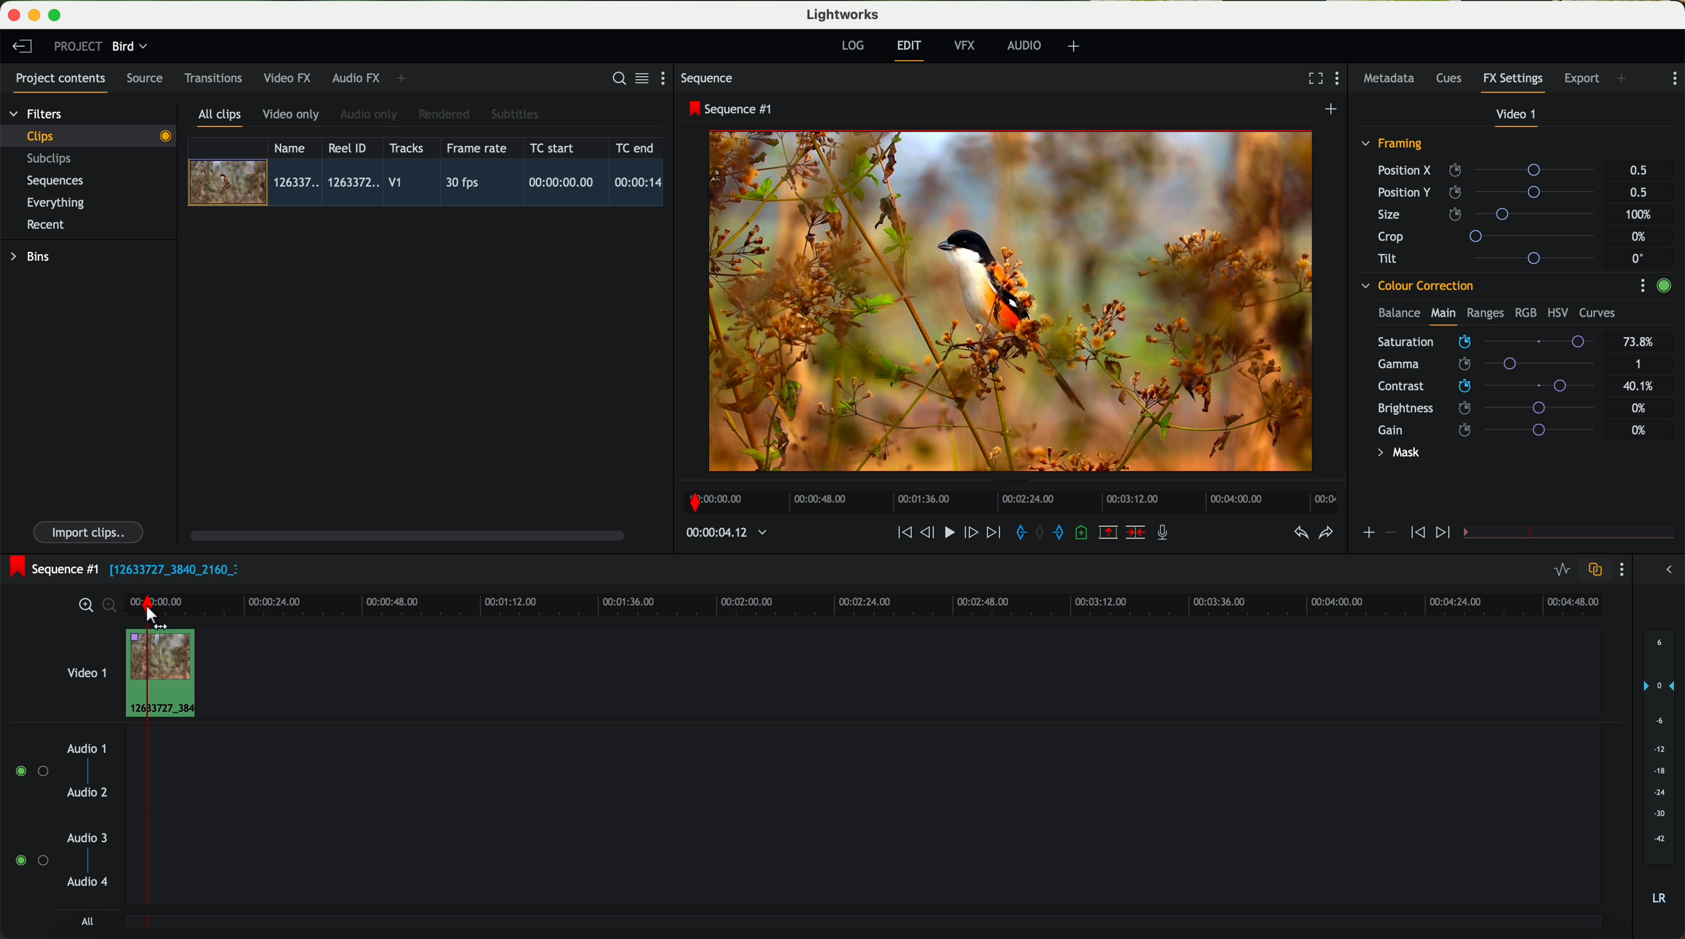 This screenshot has height=939, width=1685. What do you see at coordinates (1065, 531) in the screenshot?
I see `add 'out' mark` at bounding box center [1065, 531].